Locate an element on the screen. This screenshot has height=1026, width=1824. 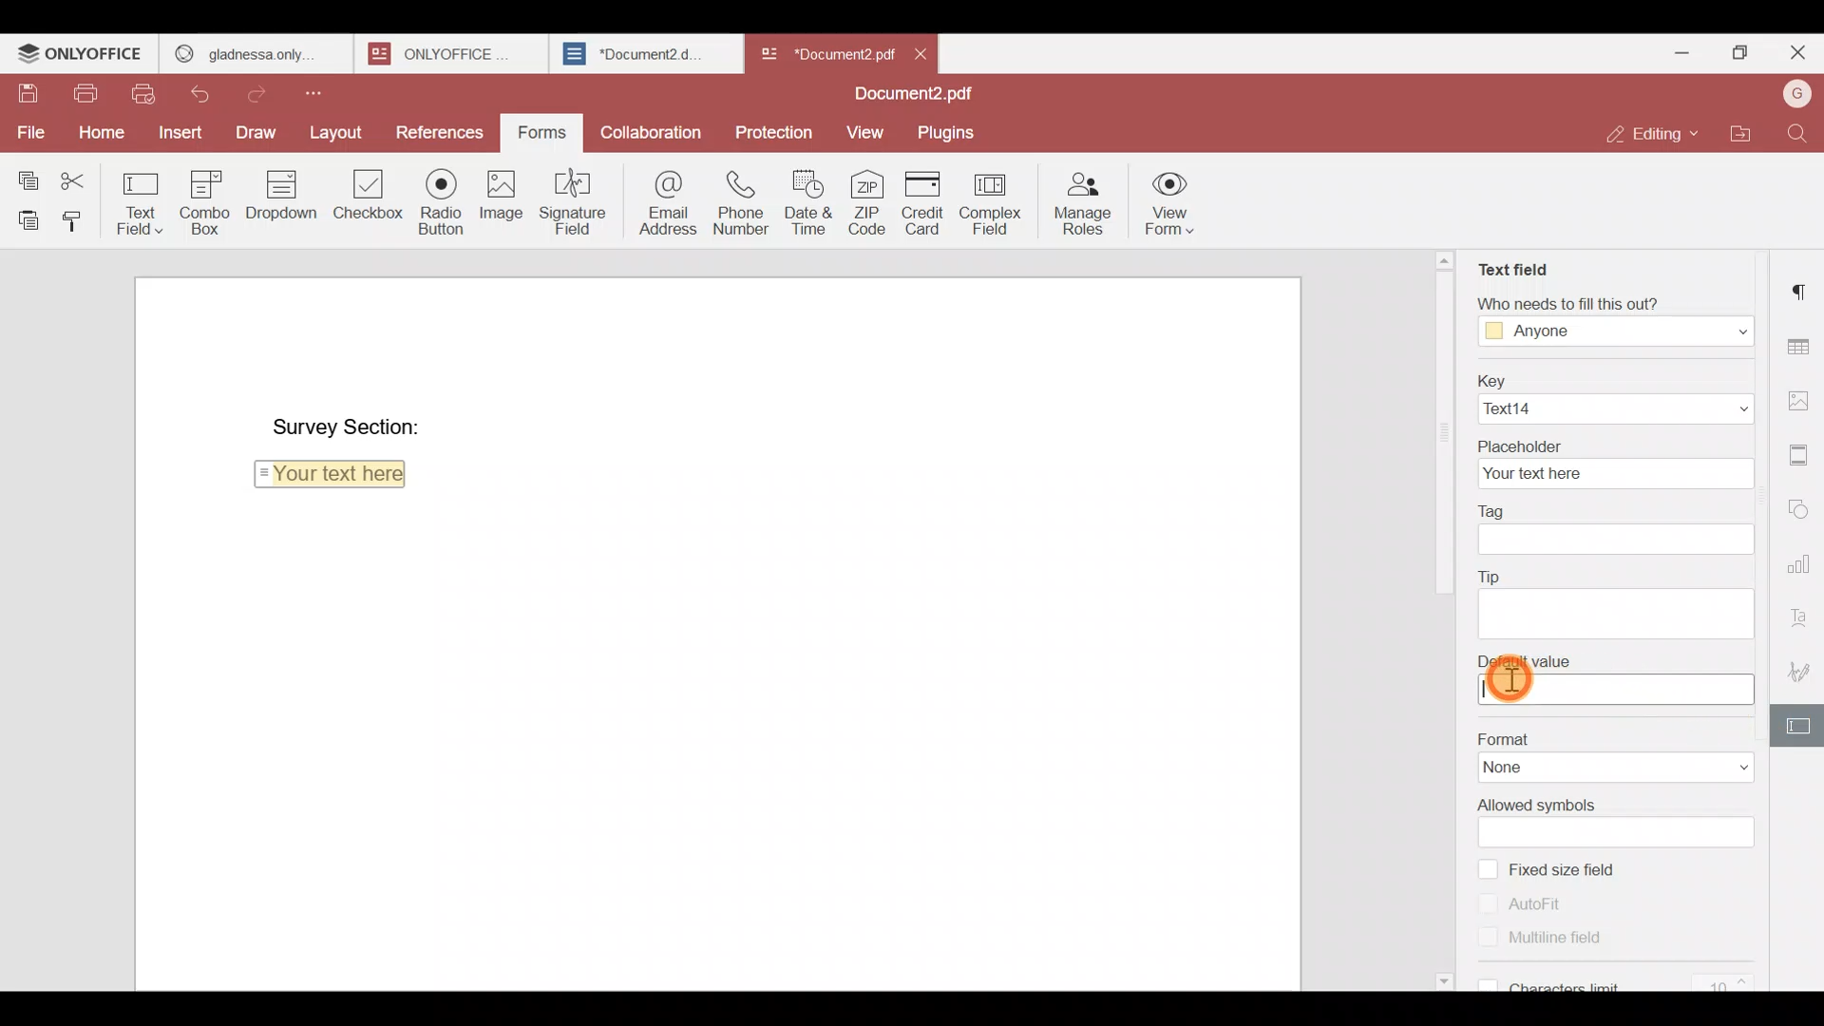
Cursor is located at coordinates (1510, 678).